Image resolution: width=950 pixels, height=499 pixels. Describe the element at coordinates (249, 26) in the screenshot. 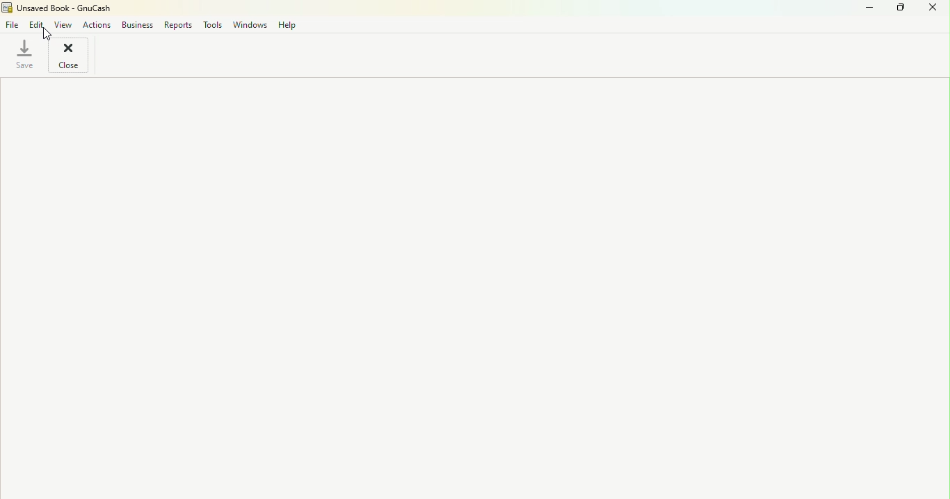

I see `Windows` at that location.